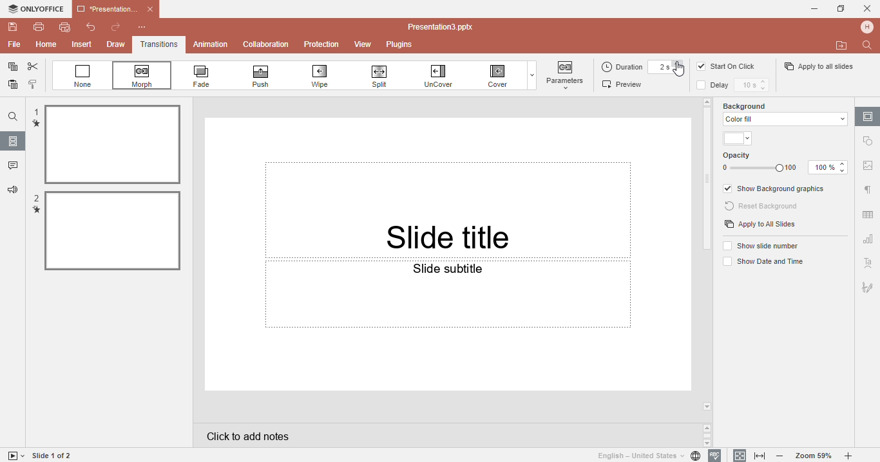 This screenshot has height=462, width=880. Describe the element at coordinates (708, 181) in the screenshot. I see `Scroll bar` at that location.